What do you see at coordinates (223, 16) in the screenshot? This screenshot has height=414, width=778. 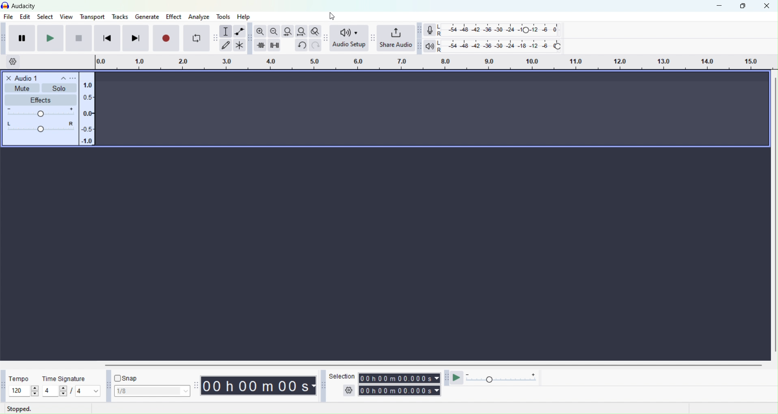 I see `Tools` at bounding box center [223, 16].